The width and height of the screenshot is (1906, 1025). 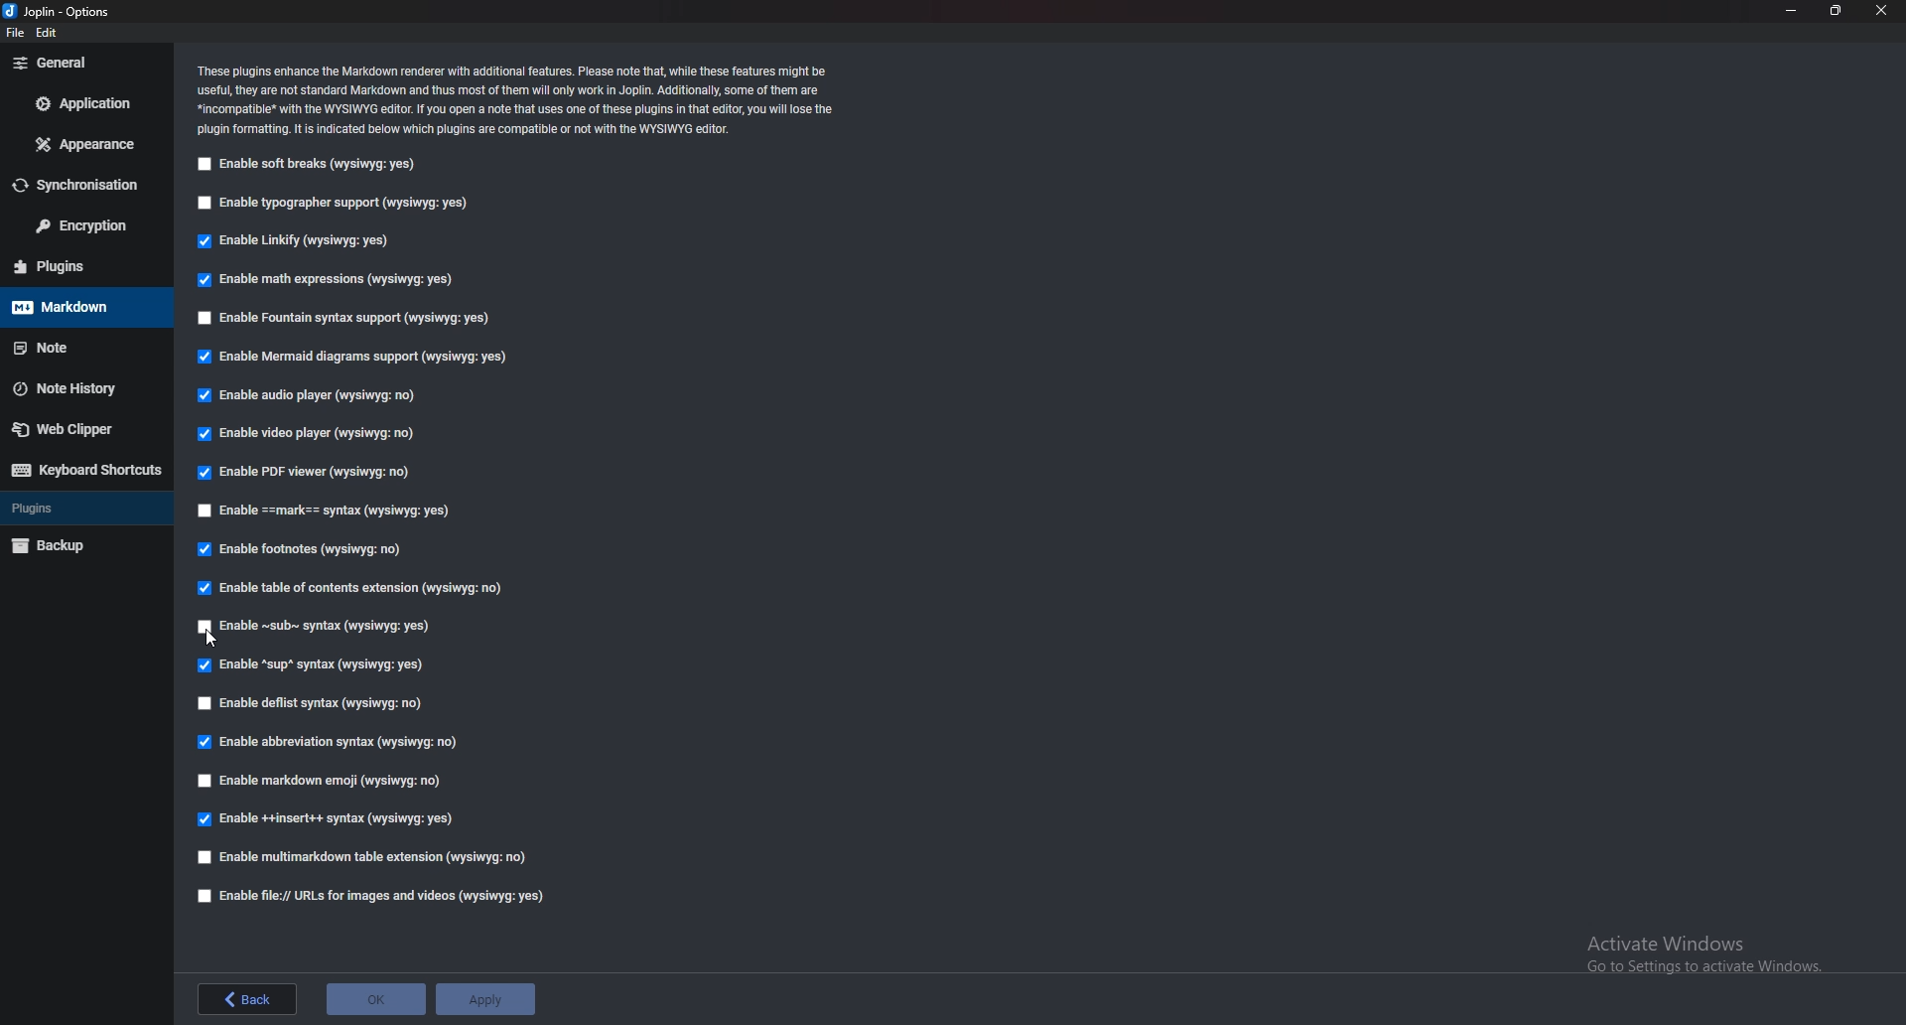 What do you see at coordinates (1837, 10) in the screenshot?
I see `resize` at bounding box center [1837, 10].